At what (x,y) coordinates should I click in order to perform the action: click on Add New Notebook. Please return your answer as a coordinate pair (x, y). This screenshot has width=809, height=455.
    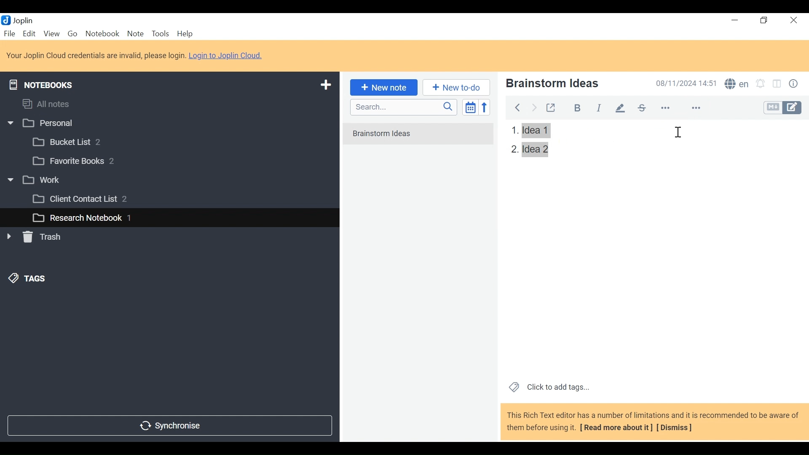
    Looking at the image, I should click on (325, 85).